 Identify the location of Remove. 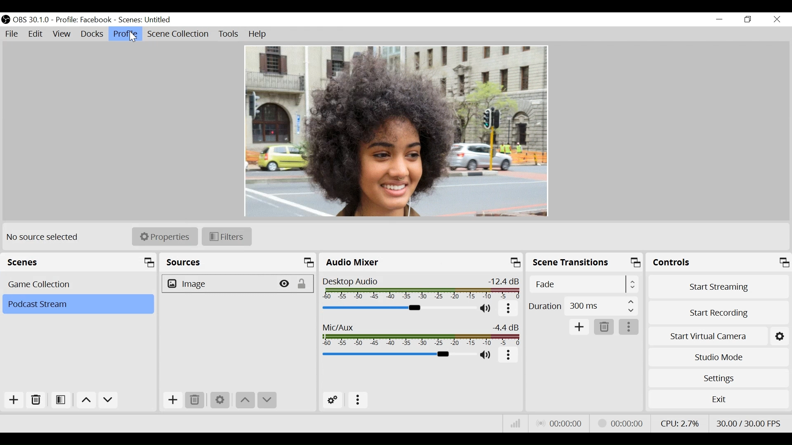
(605, 327).